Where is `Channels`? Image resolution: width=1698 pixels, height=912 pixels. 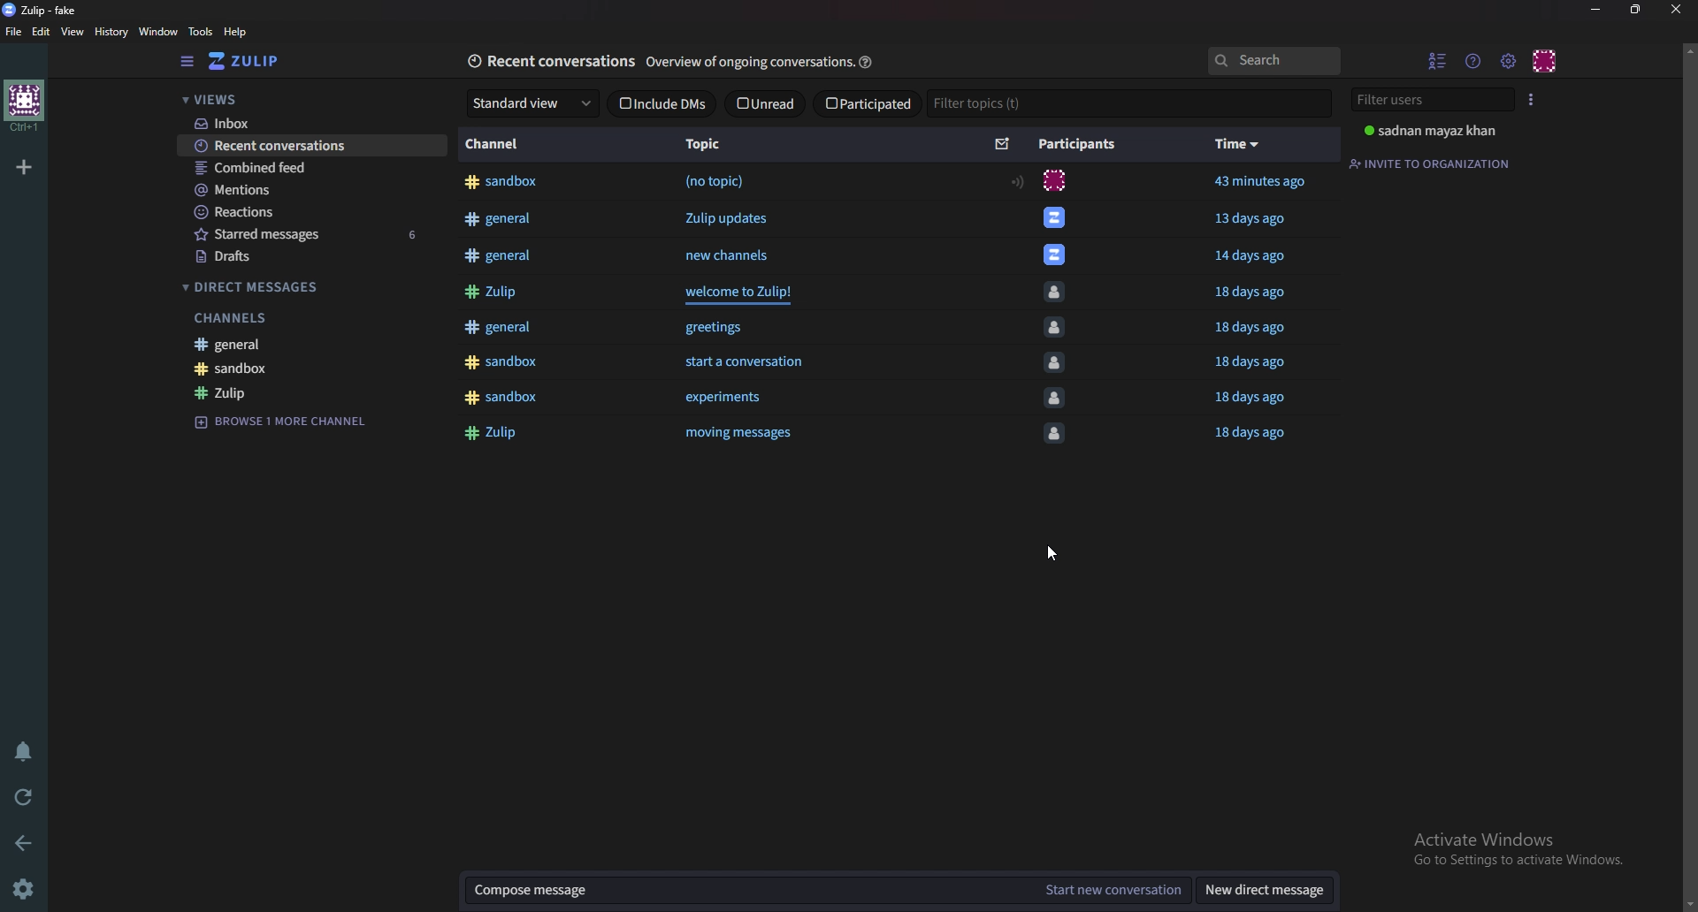 Channels is located at coordinates (314, 341).